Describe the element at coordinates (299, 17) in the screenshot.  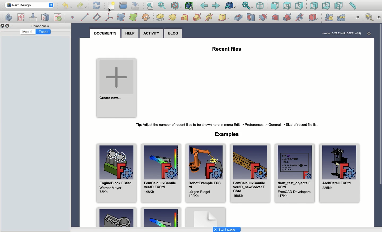
I see `Subtractive helix` at that location.